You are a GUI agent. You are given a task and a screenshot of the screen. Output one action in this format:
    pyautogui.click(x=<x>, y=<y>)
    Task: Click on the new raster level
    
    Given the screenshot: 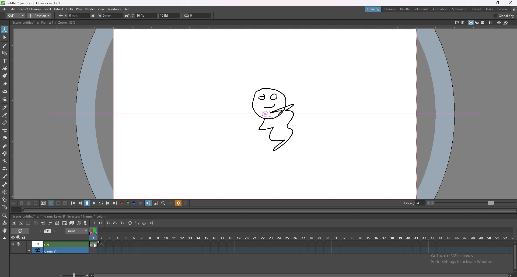 What is the action you would take?
    pyautogui.click(x=21, y=223)
    